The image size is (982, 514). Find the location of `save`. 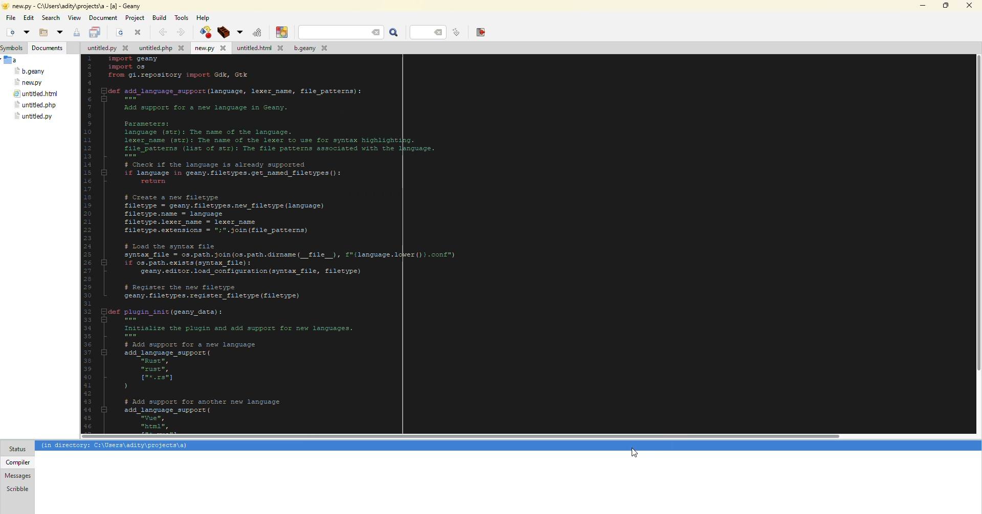

save is located at coordinates (96, 33).